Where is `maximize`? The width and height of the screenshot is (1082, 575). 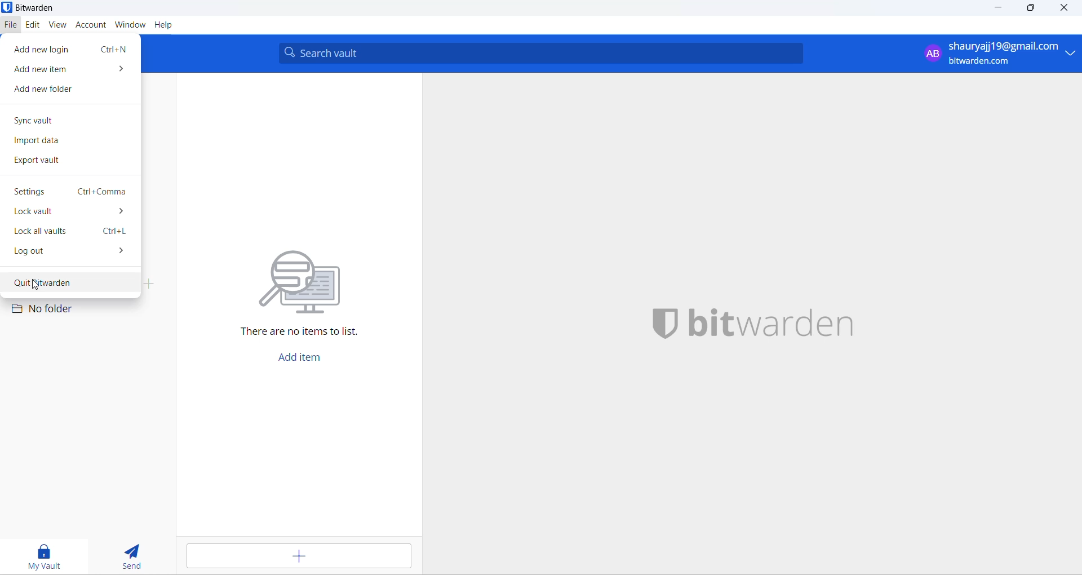
maximize is located at coordinates (1031, 10).